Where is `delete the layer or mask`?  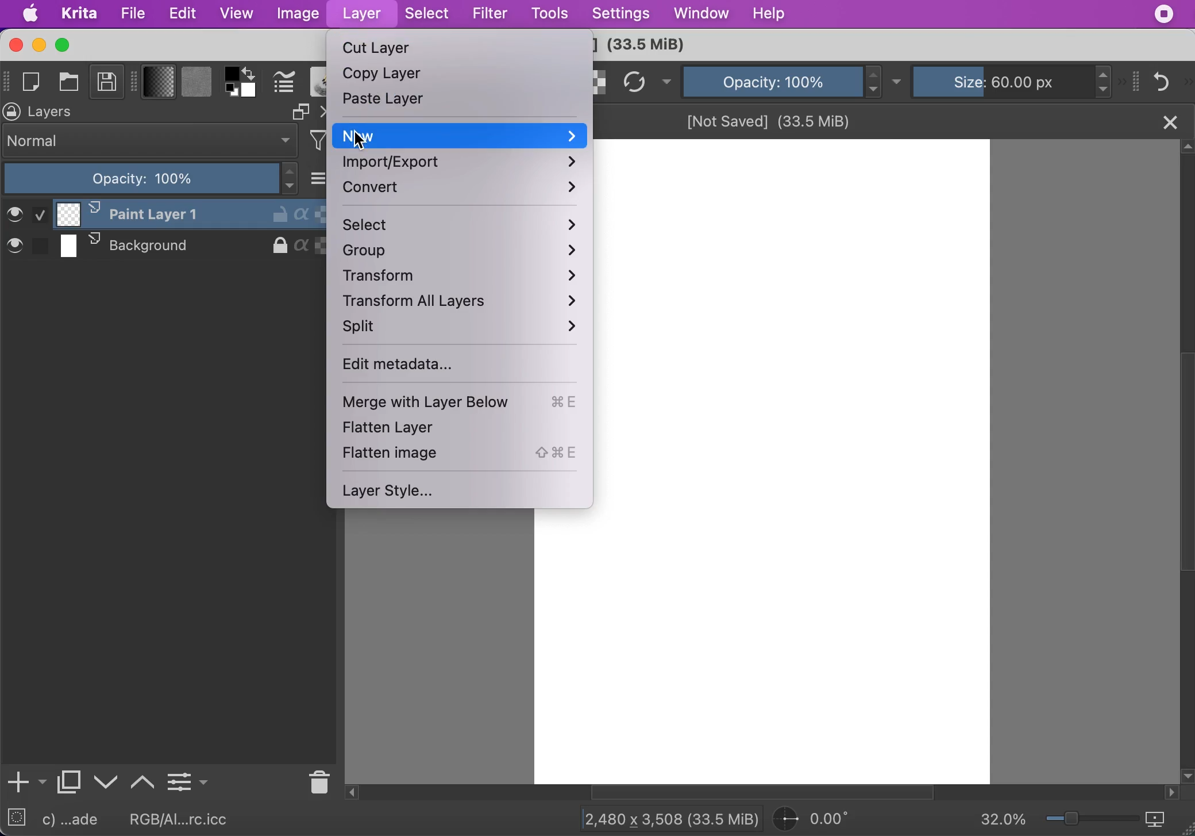 delete the layer or mask is located at coordinates (317, 780).